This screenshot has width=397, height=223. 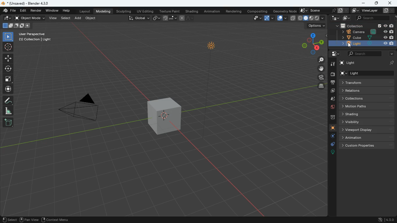 I want to click on view, so click(x=53, y=19).